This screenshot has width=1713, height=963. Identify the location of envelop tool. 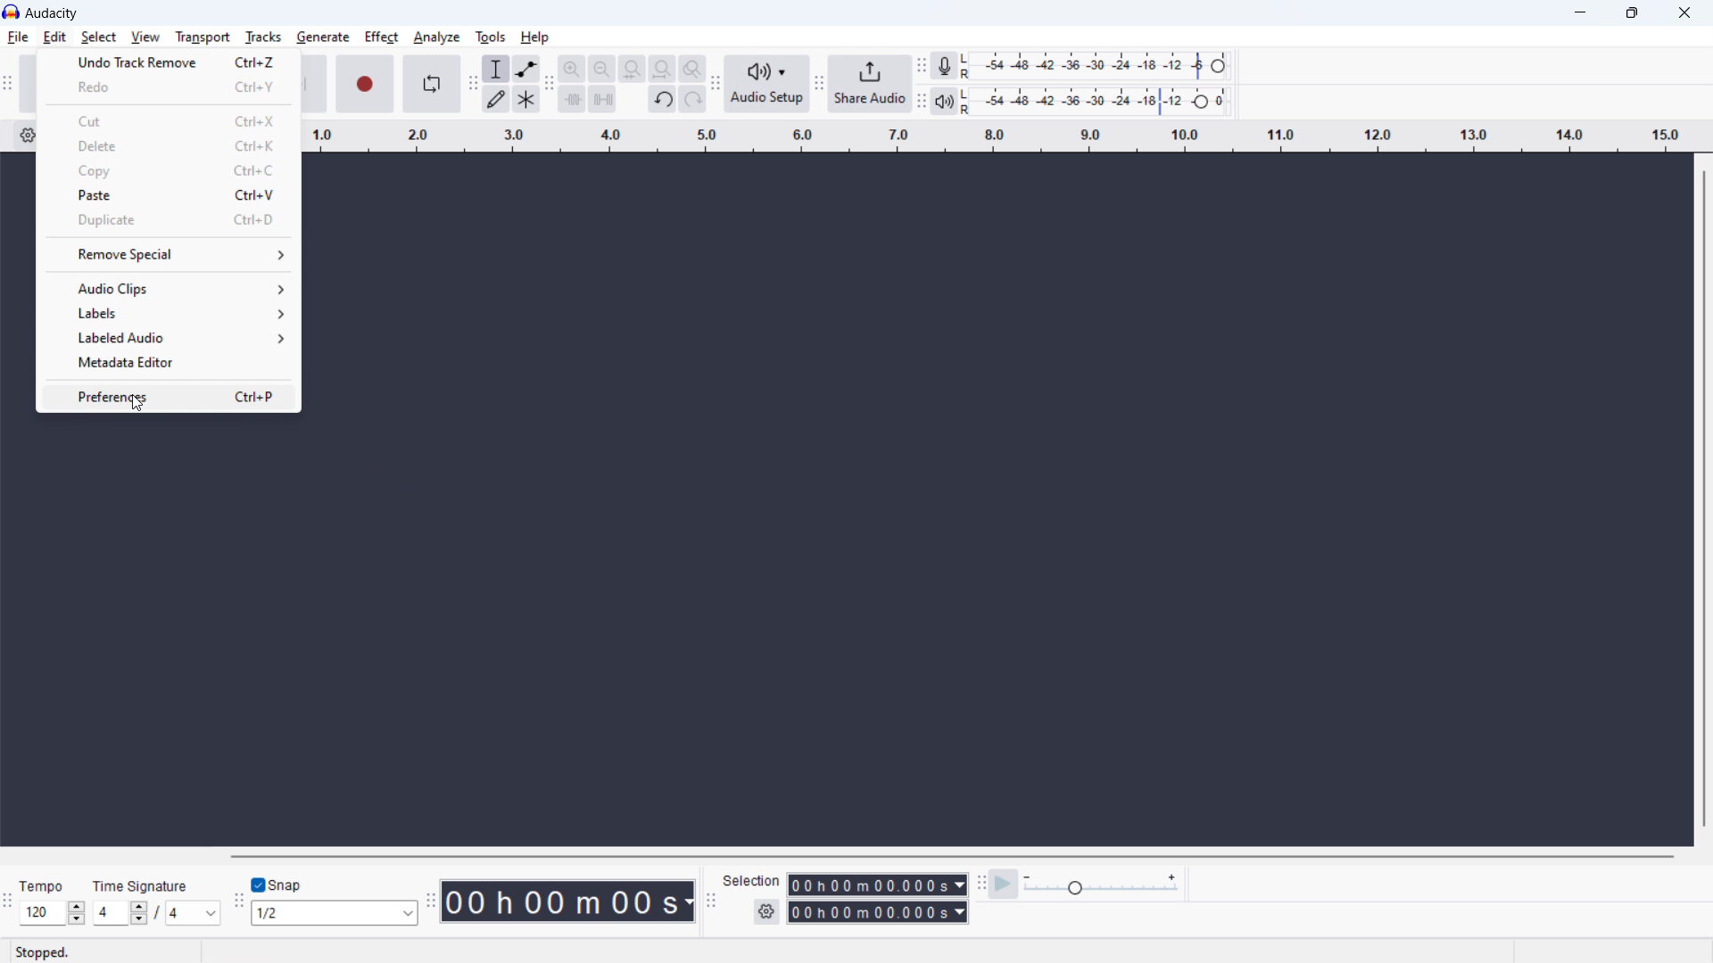
(525, 69).